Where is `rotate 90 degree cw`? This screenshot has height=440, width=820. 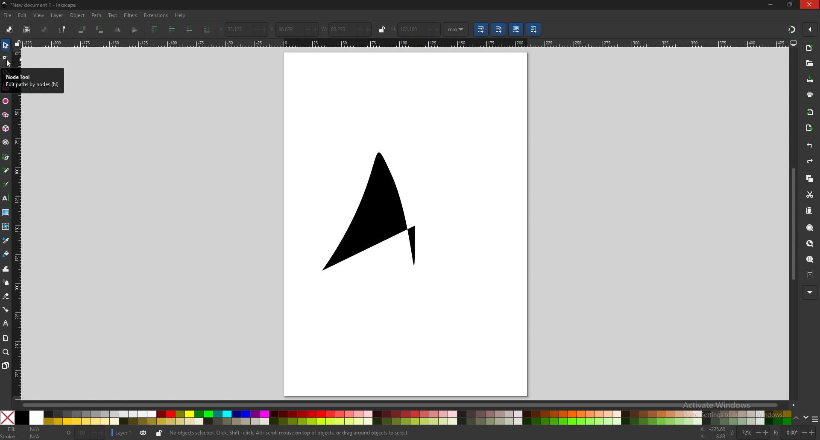
rotate 90 degree cw is located at coordinates (100, 29).